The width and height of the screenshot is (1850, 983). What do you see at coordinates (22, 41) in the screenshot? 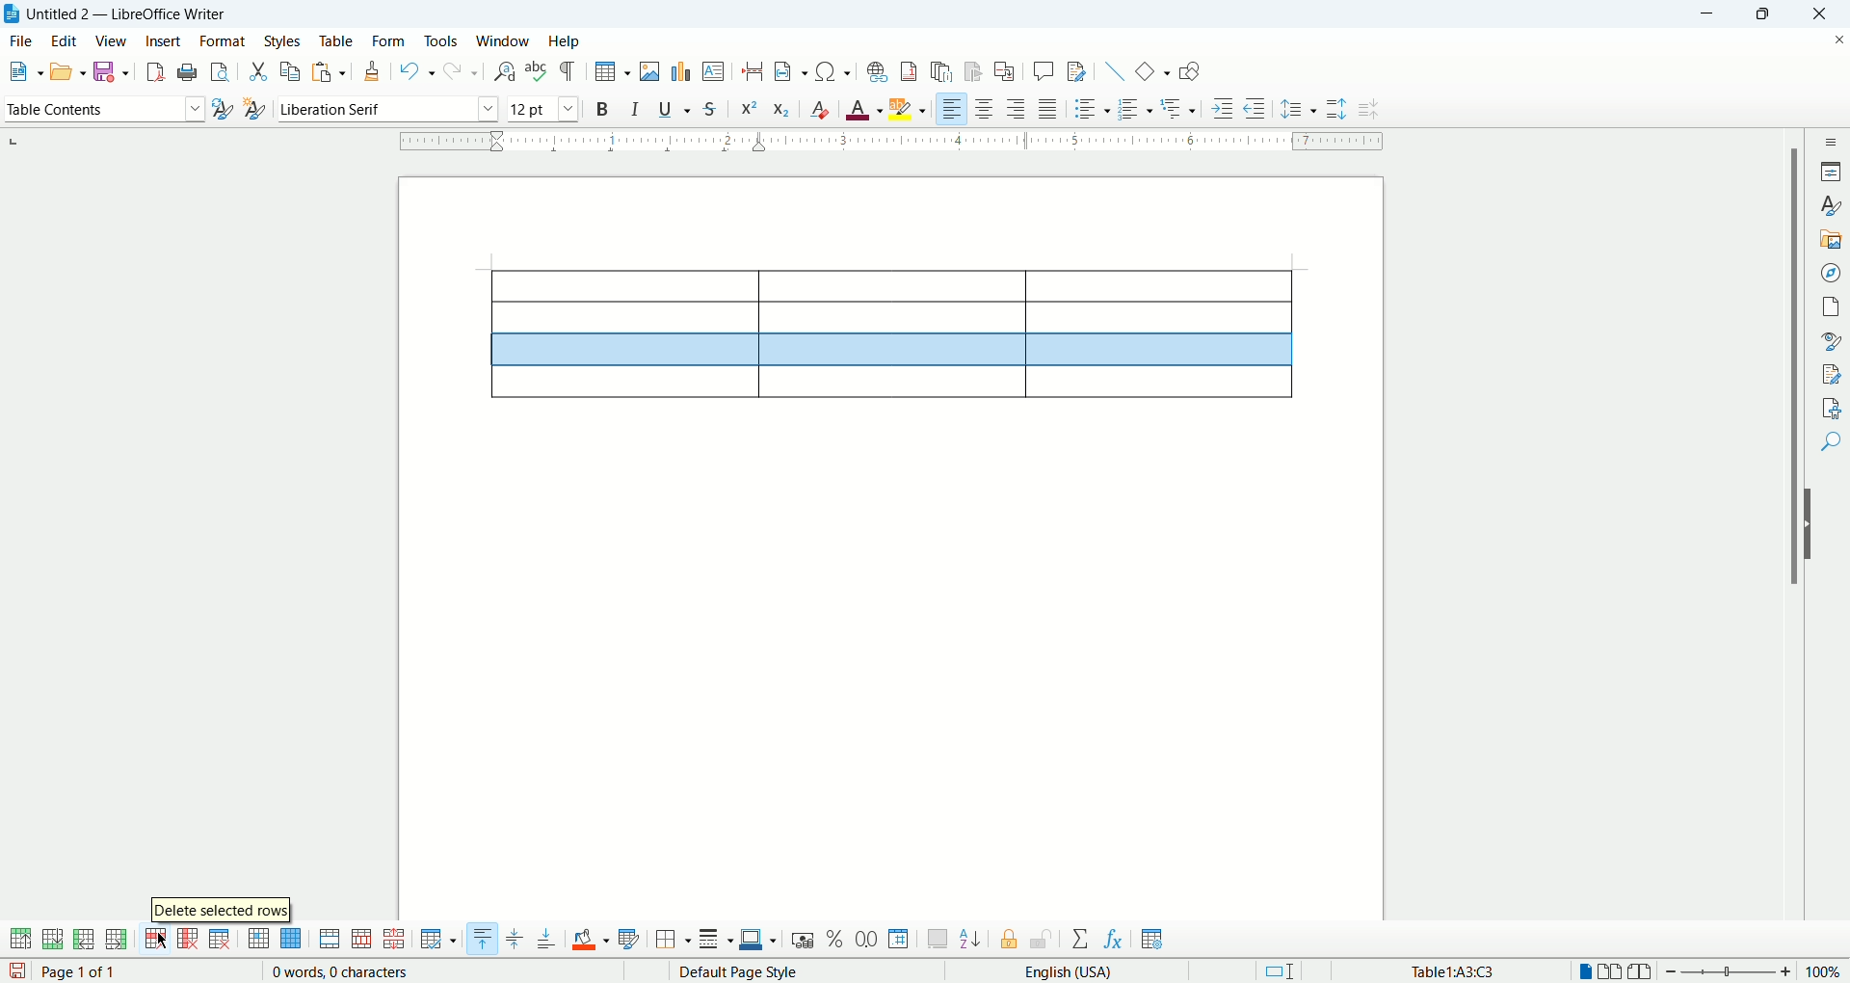
I see `file` at bounding box center [22, 41].